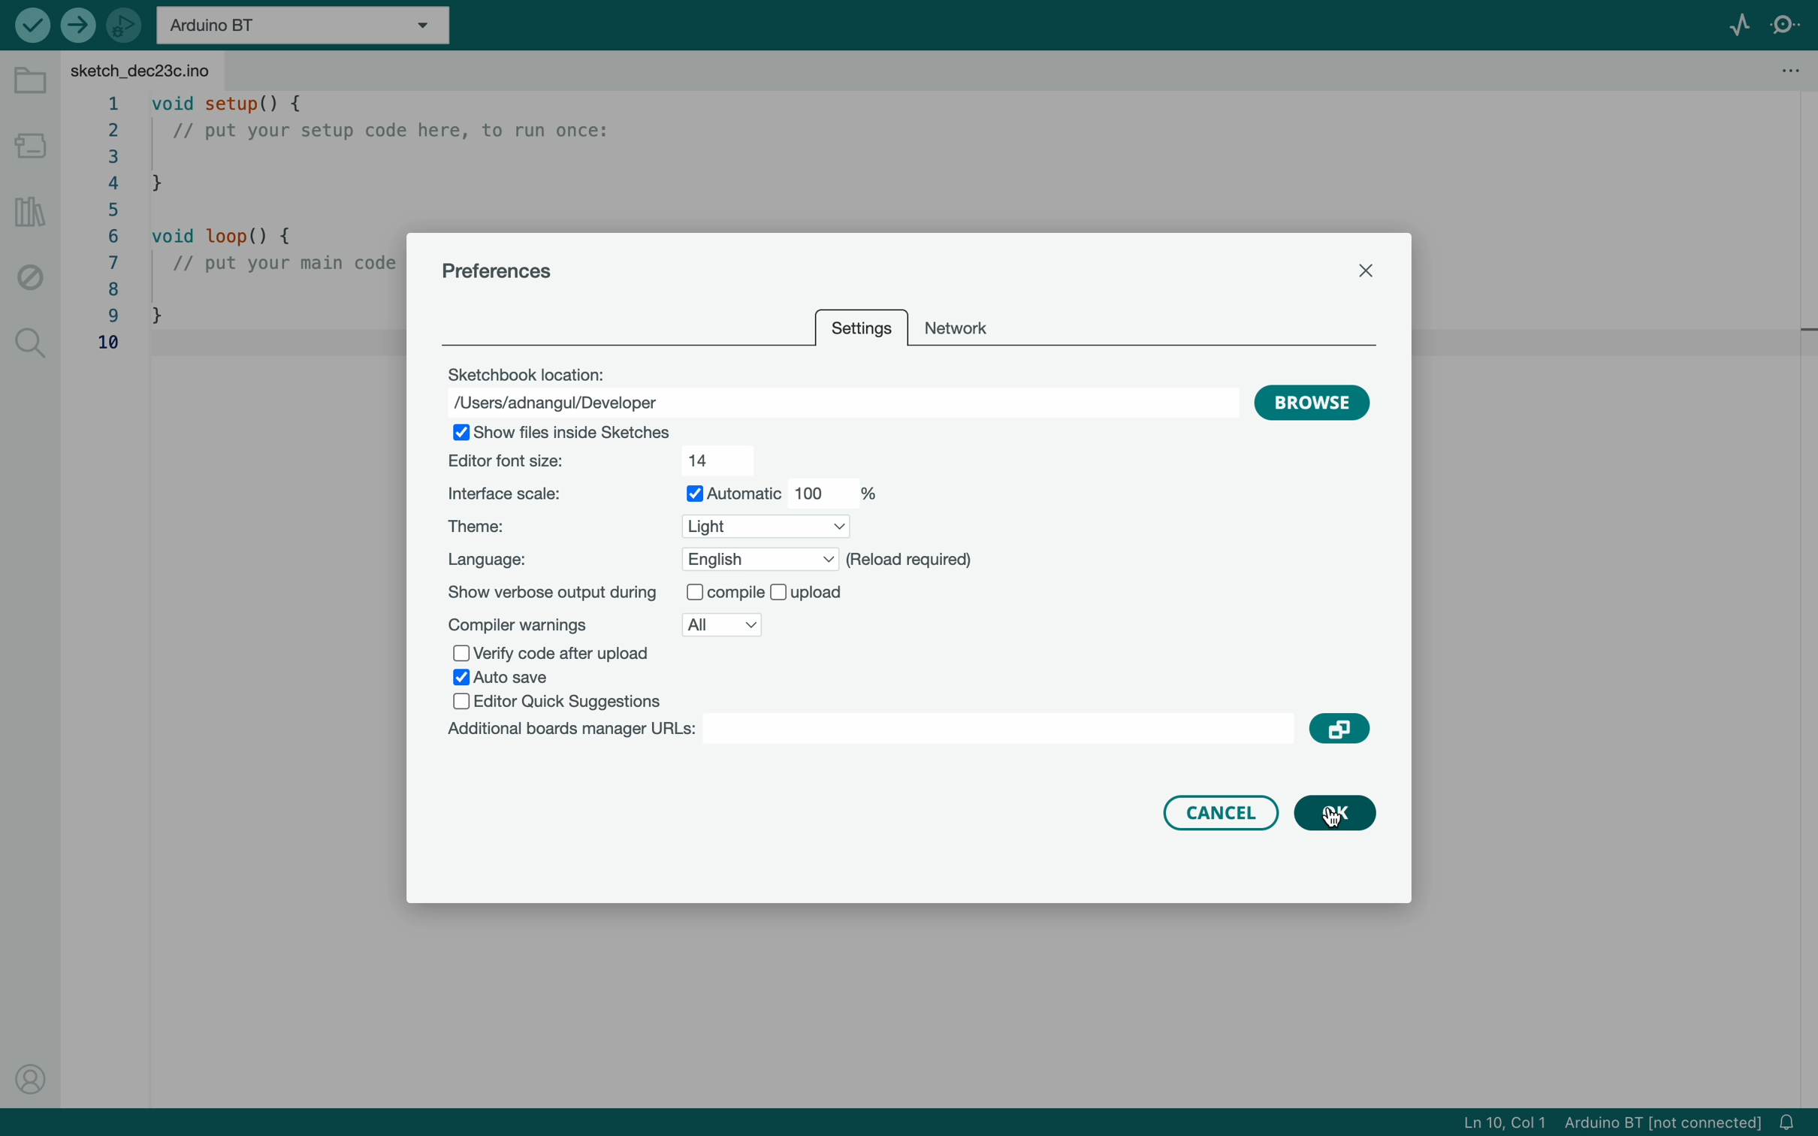 The width and height of the screenshot is (1818, 1136). I want to click on editor, so click(571, 701).